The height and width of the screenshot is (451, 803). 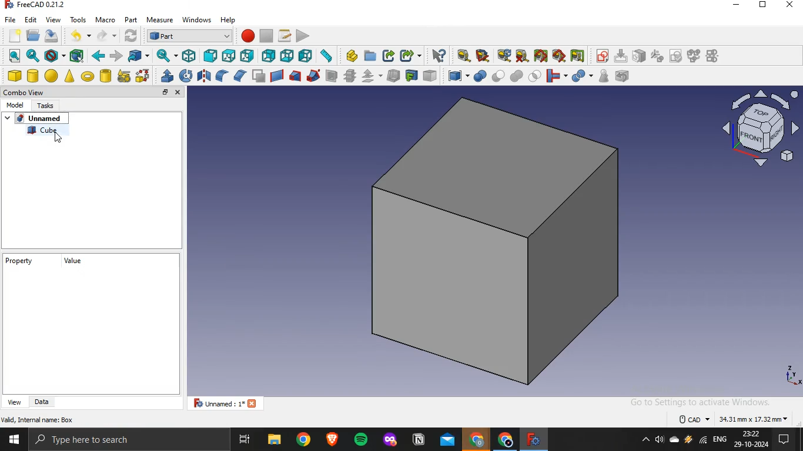 What do you see at coordinates (762, 6) in the screenshot?
I see `restore down` at bounding box center [762, 6].